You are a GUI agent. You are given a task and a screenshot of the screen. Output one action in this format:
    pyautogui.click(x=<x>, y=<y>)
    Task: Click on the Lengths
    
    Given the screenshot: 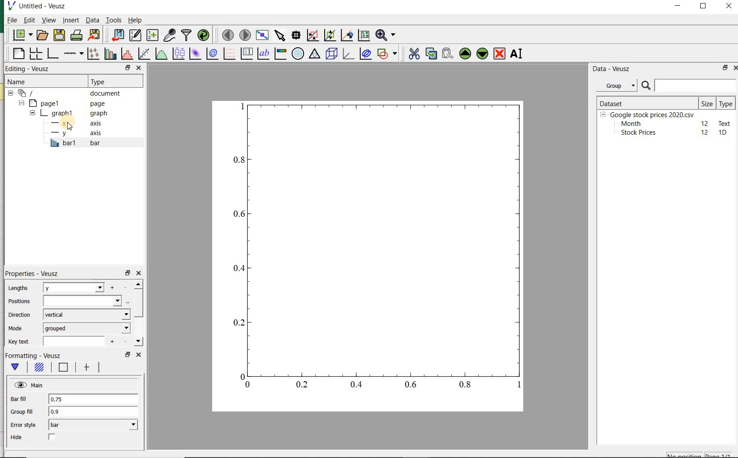 What is the action you would take?
    pyautogui.click(x=20, y=289)
    